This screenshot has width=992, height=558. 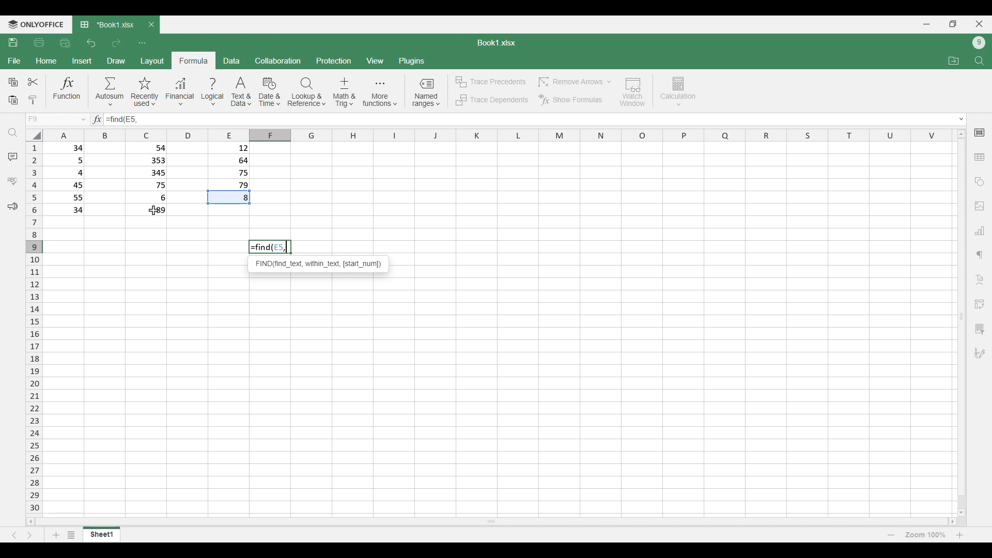 What do you see at coordinates (116, 43) in the screenshot?
I see `Redo` at bounding box center [116, 43].